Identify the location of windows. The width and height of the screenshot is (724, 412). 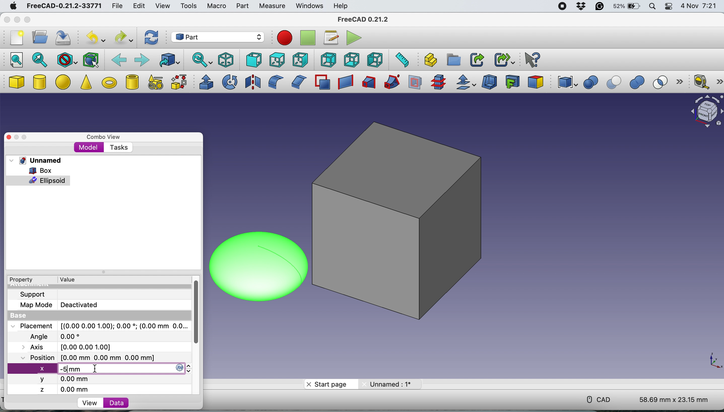
(309, 6).